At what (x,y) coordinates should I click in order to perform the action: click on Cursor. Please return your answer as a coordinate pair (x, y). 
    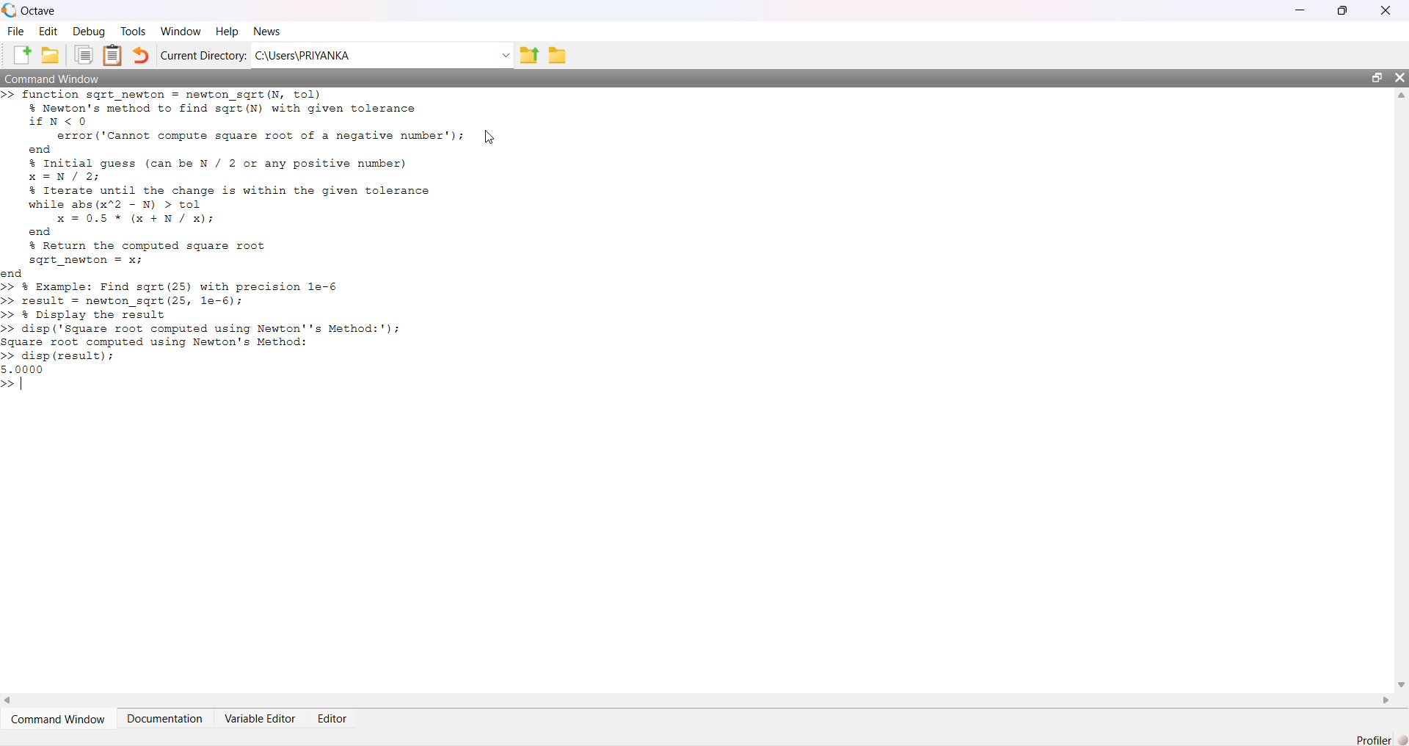
    Looking at the image, I should click on (493, 135).